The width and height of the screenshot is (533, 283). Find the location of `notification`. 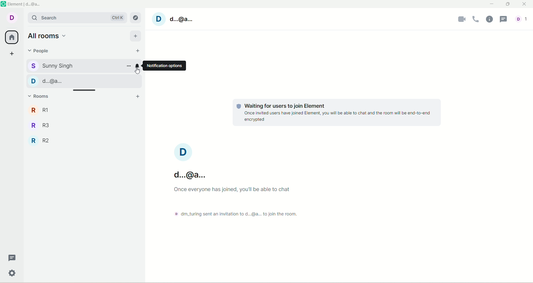

notification is located at coordinates (137, 66).